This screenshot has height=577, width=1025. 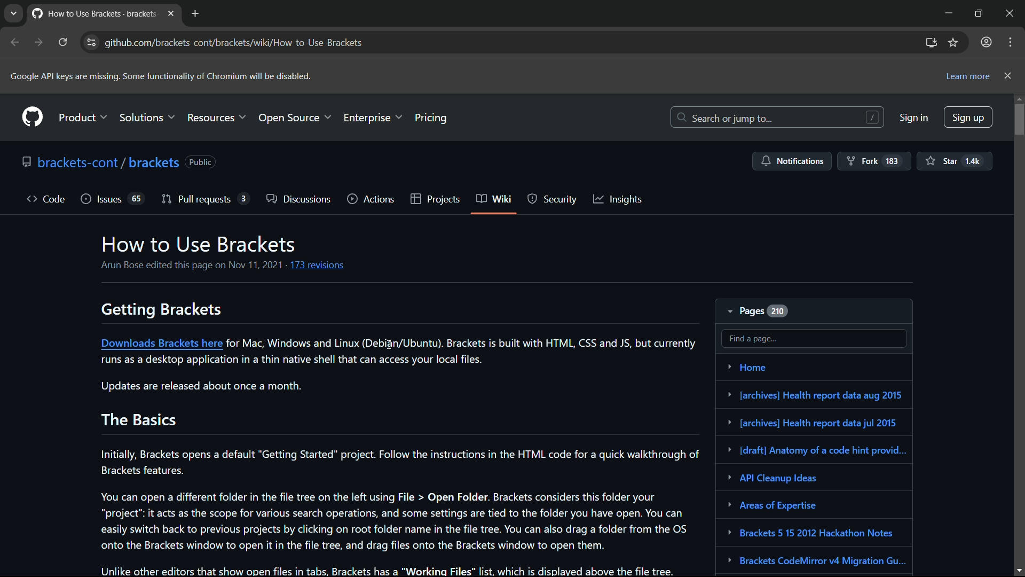 What do you see at coordinates (1008, 75) in the screenshot?
I see `close` at bounding box center [1008, 75].